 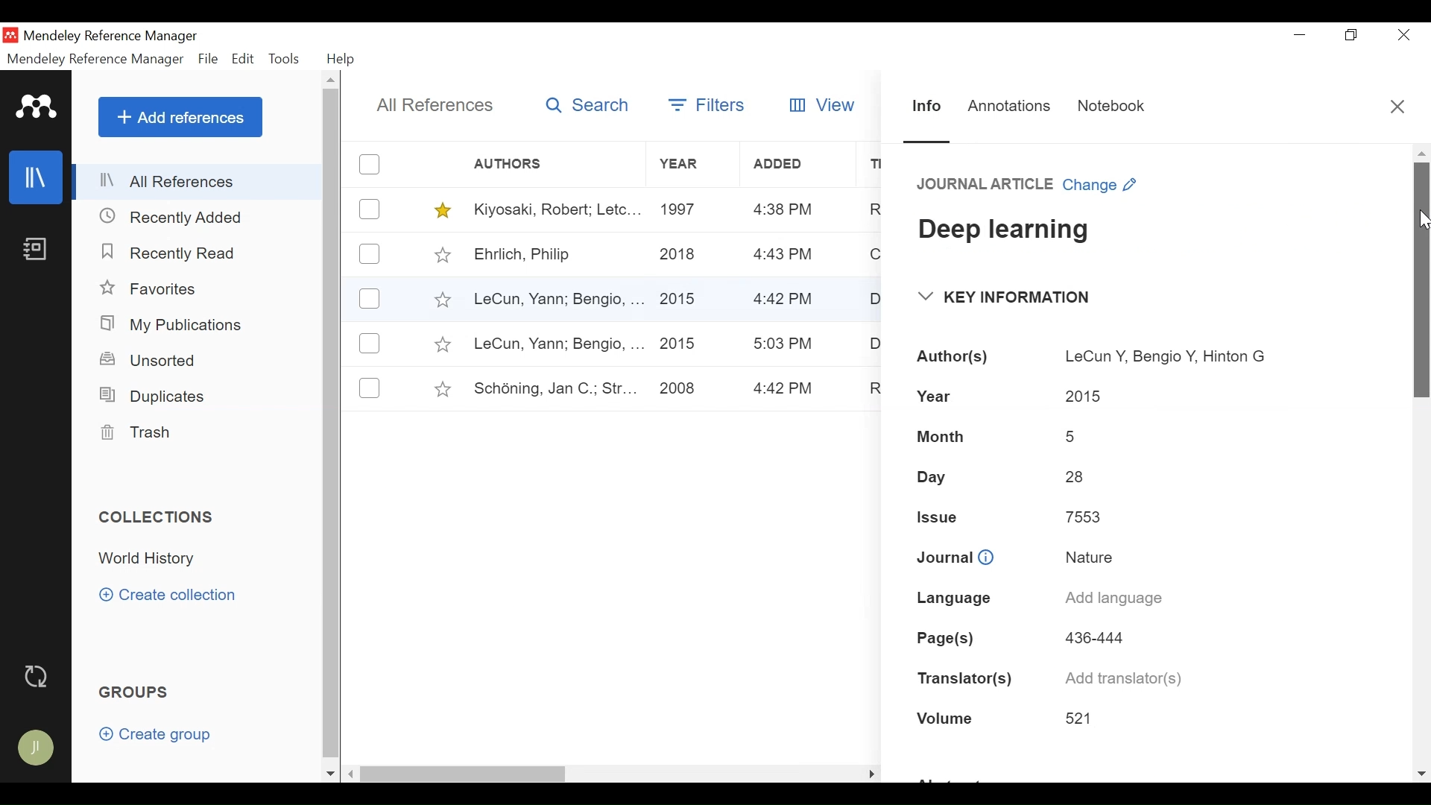 What do you see at coordinates (935, 476) in the screenshot?
I see `Day` at bounding box center [935, 476].